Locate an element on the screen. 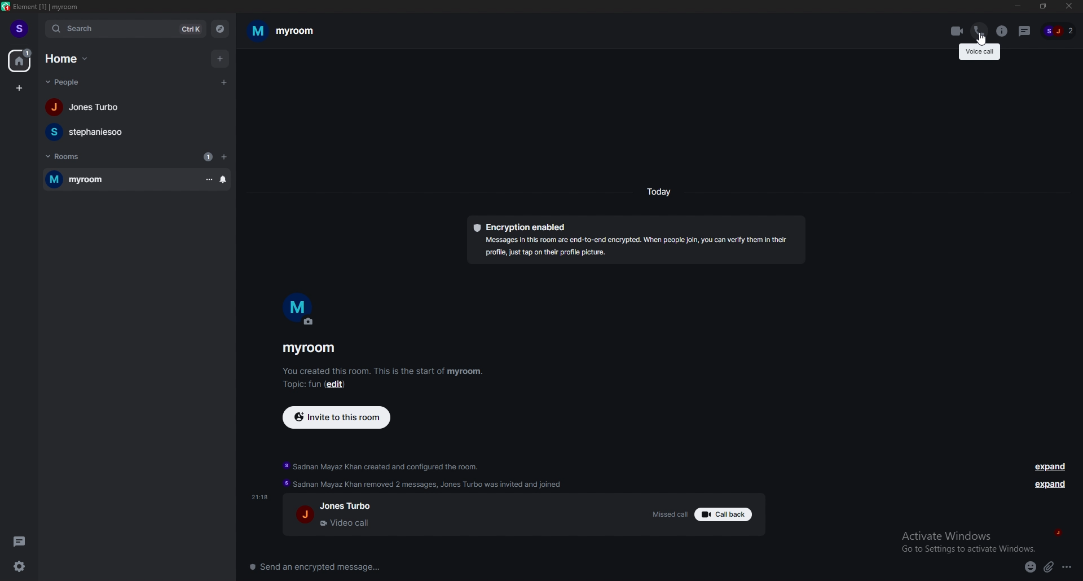 This screenshot has width=1083, height=581. message count is located at coordinates (208, 157).